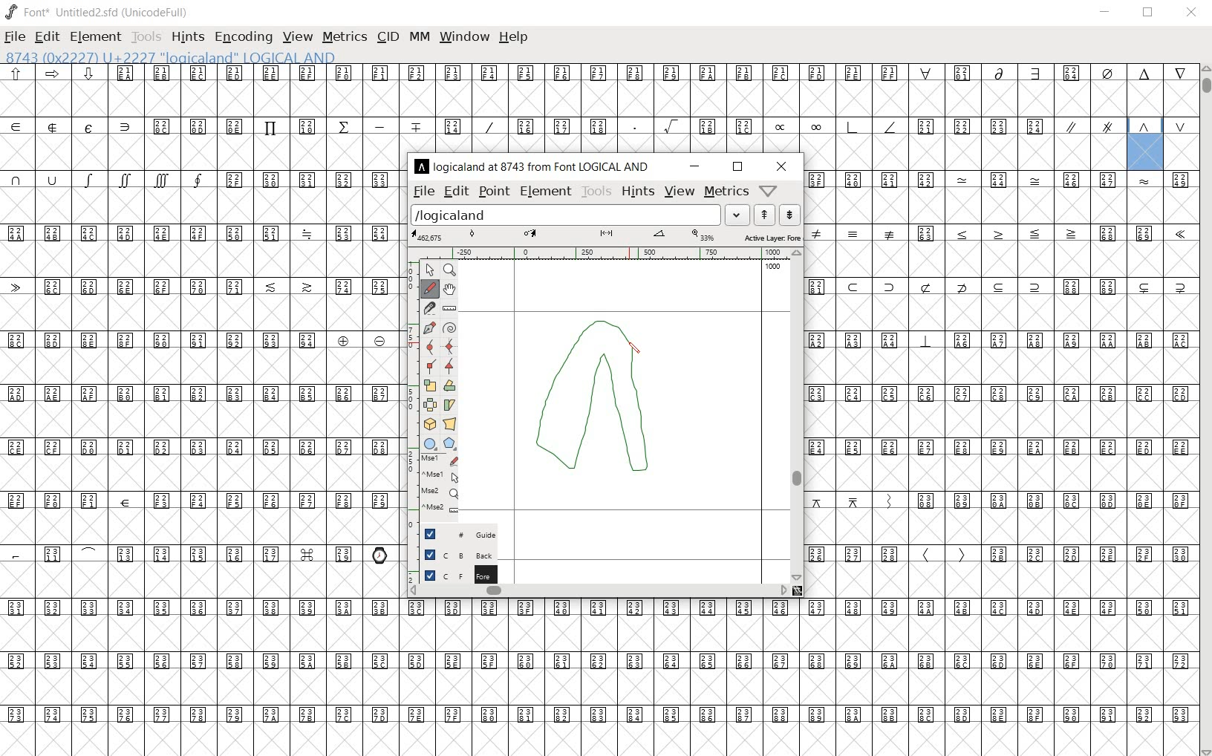 The width and height of the screenshot is (1212, 756). What do you see at coordinates (453, 575) in the screenshot?
I see `foreground` at bounding box center [453, 575].